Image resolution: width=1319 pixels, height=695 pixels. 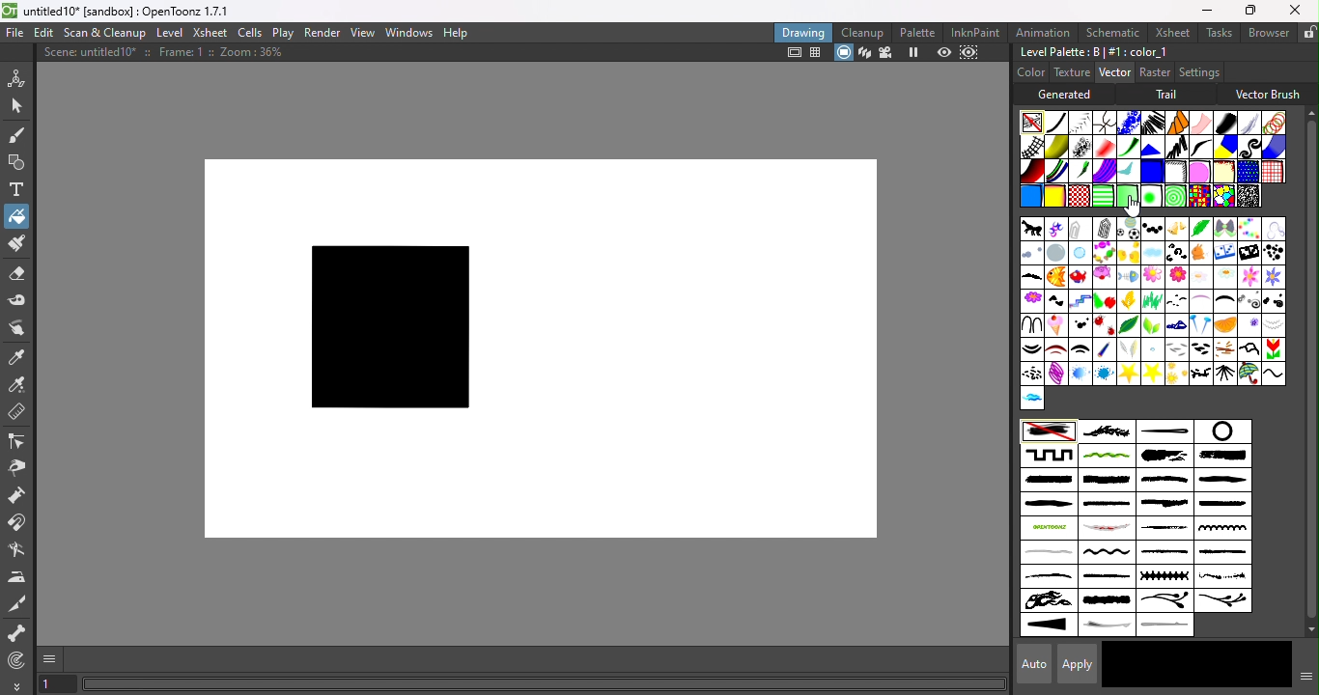 What do you see at coordinates (1273, 253) in the screenshot?
I see `Dots` at bounding box center [1273, 253].